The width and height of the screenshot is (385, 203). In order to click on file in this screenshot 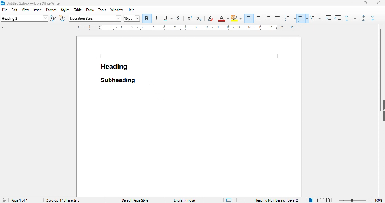, I will do `click(4, 10)`.